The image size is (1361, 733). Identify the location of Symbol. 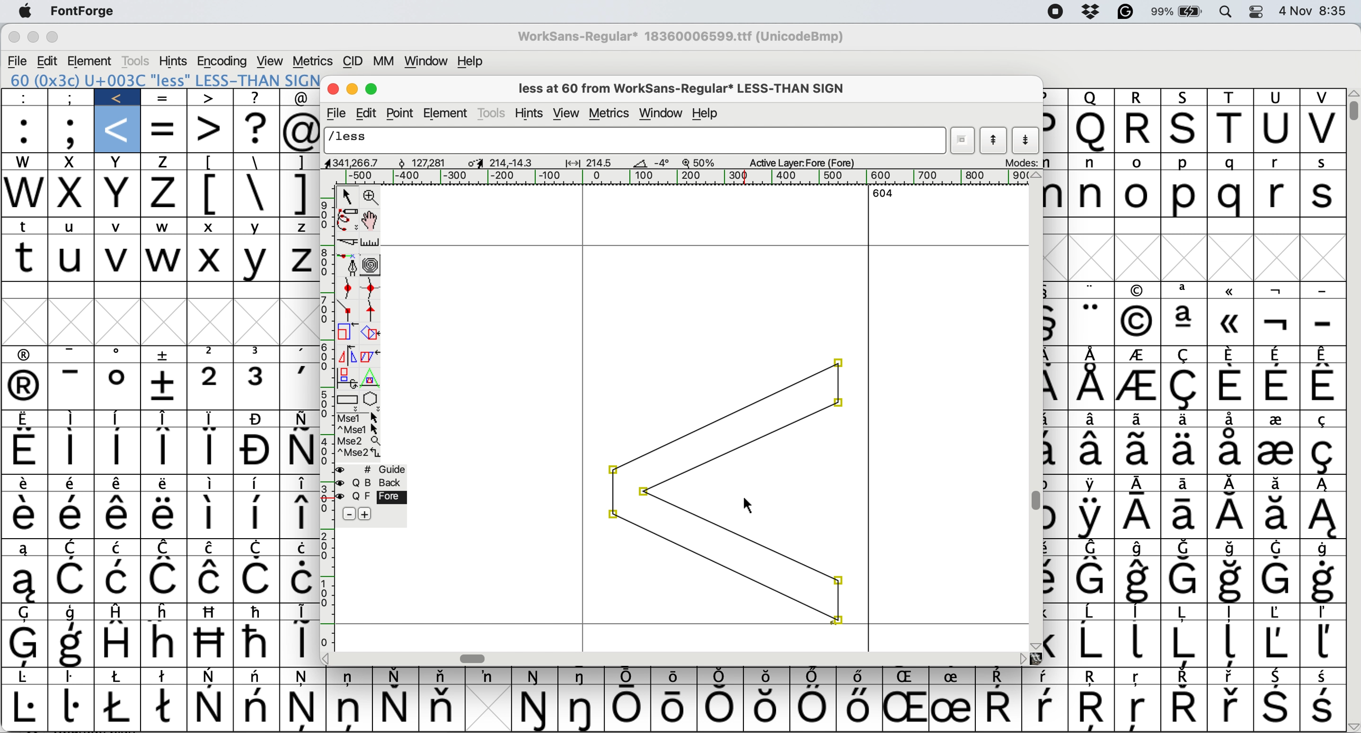
(1183, 485).